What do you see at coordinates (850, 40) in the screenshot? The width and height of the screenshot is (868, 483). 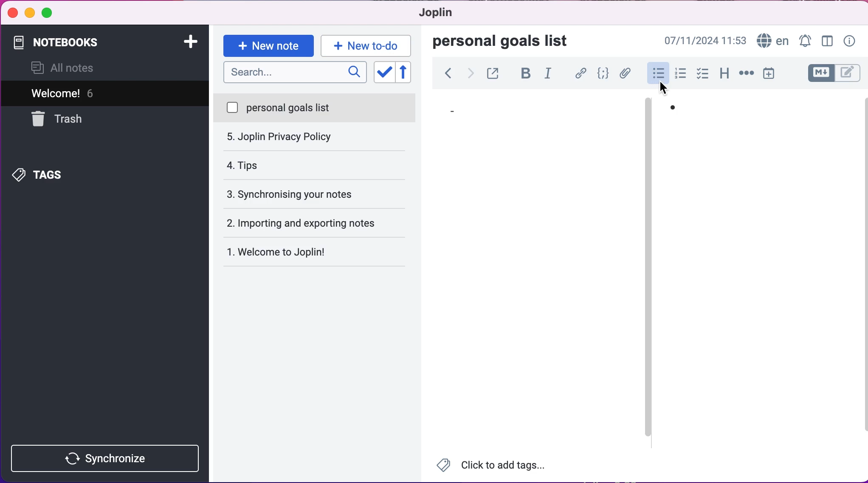 I see `note properties` at bounding box center [850, 40].